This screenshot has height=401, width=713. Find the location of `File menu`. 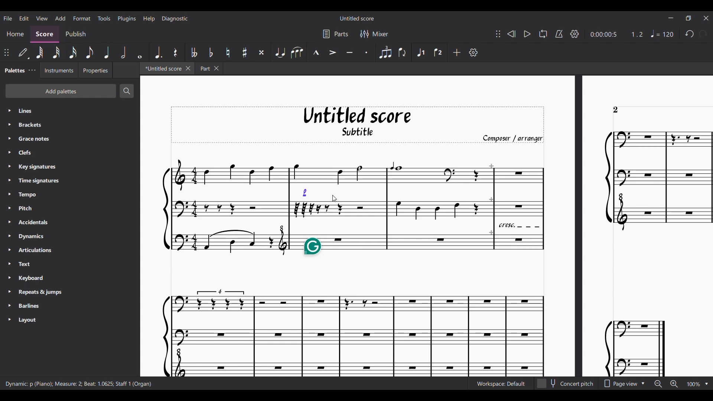

File menu is located at coordinates (8, 18).